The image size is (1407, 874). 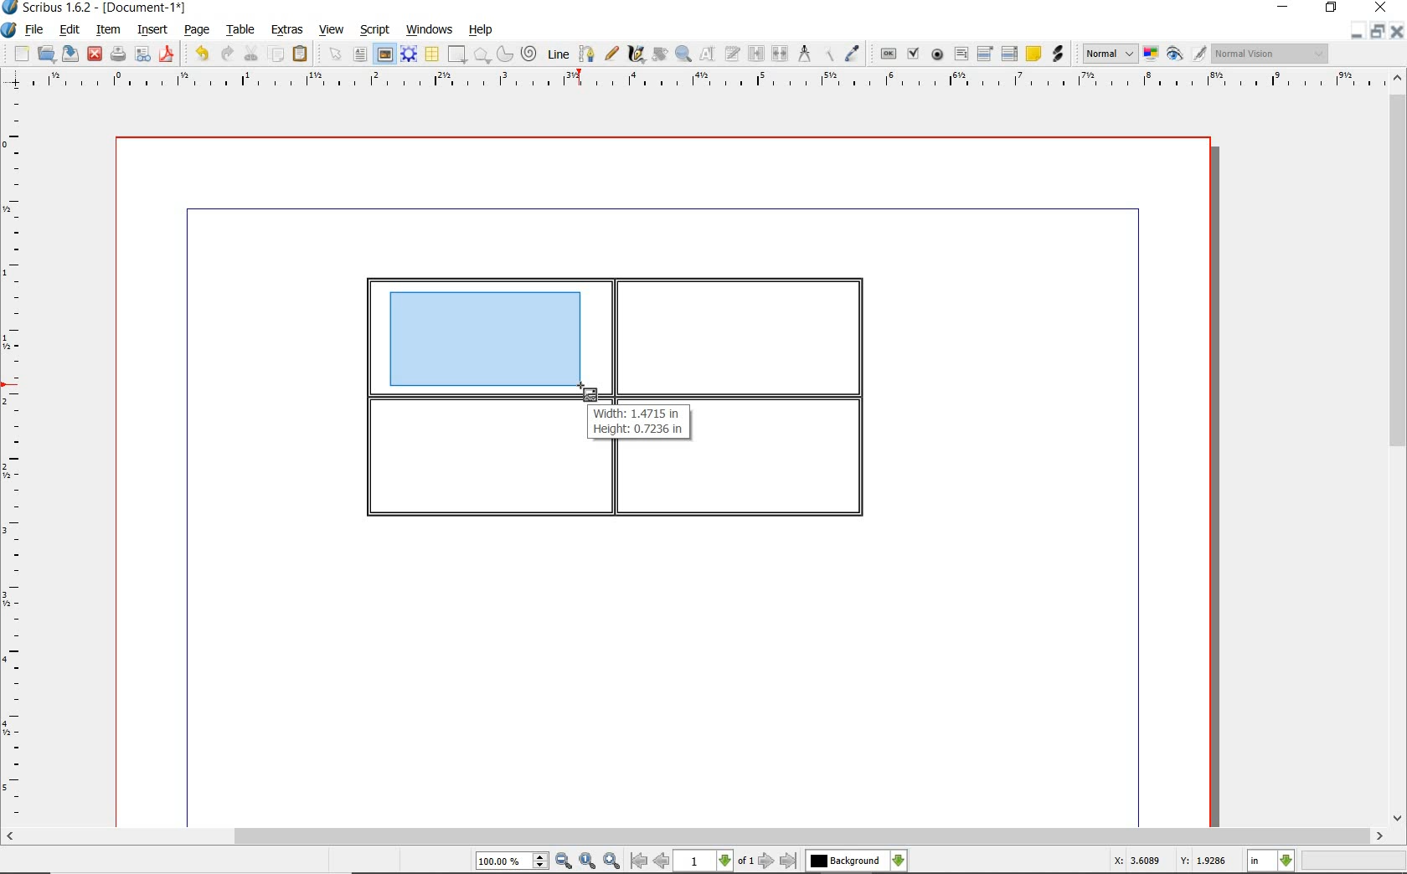 I want to click on shape, so click(x=456, y=55).